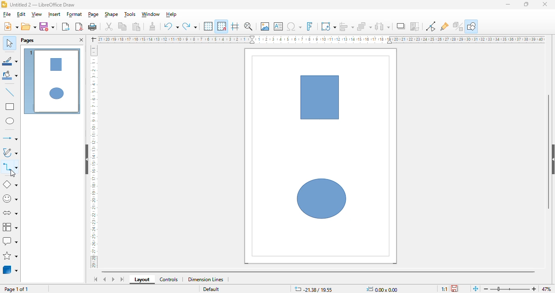 Image resolution: width=555 pixels, height=293 pixels. Describe the element at coordinates (169, 280) in the screenshot. I see `controls` at that location.